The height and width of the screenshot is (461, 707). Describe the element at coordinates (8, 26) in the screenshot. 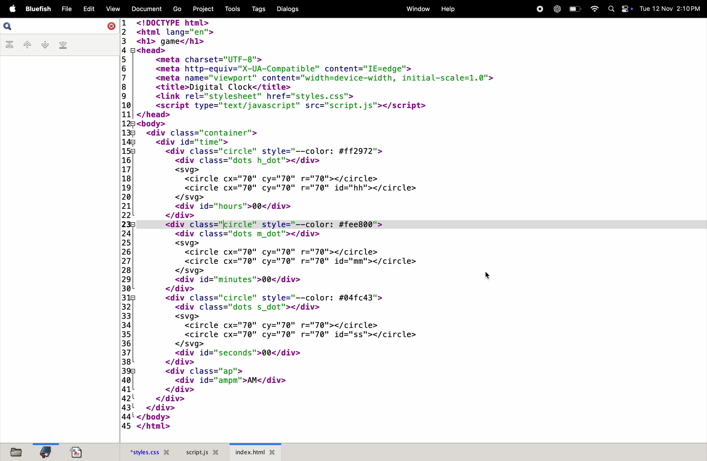

I see `search bar` at that location.